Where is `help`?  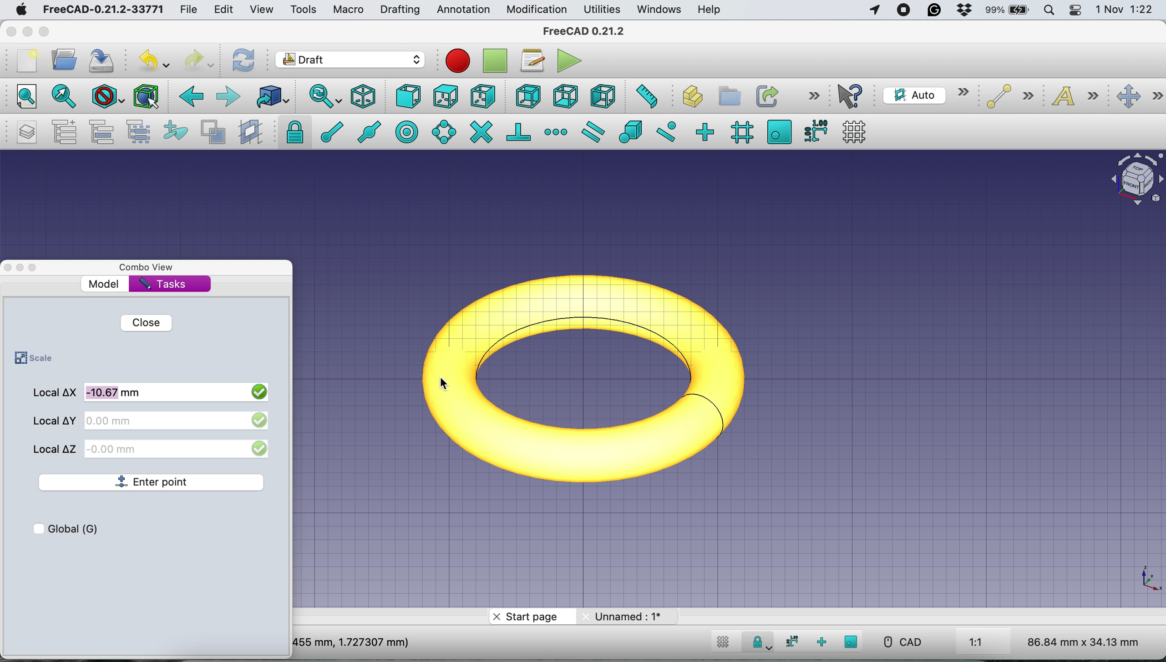
help is located at coordinates (707, 10).